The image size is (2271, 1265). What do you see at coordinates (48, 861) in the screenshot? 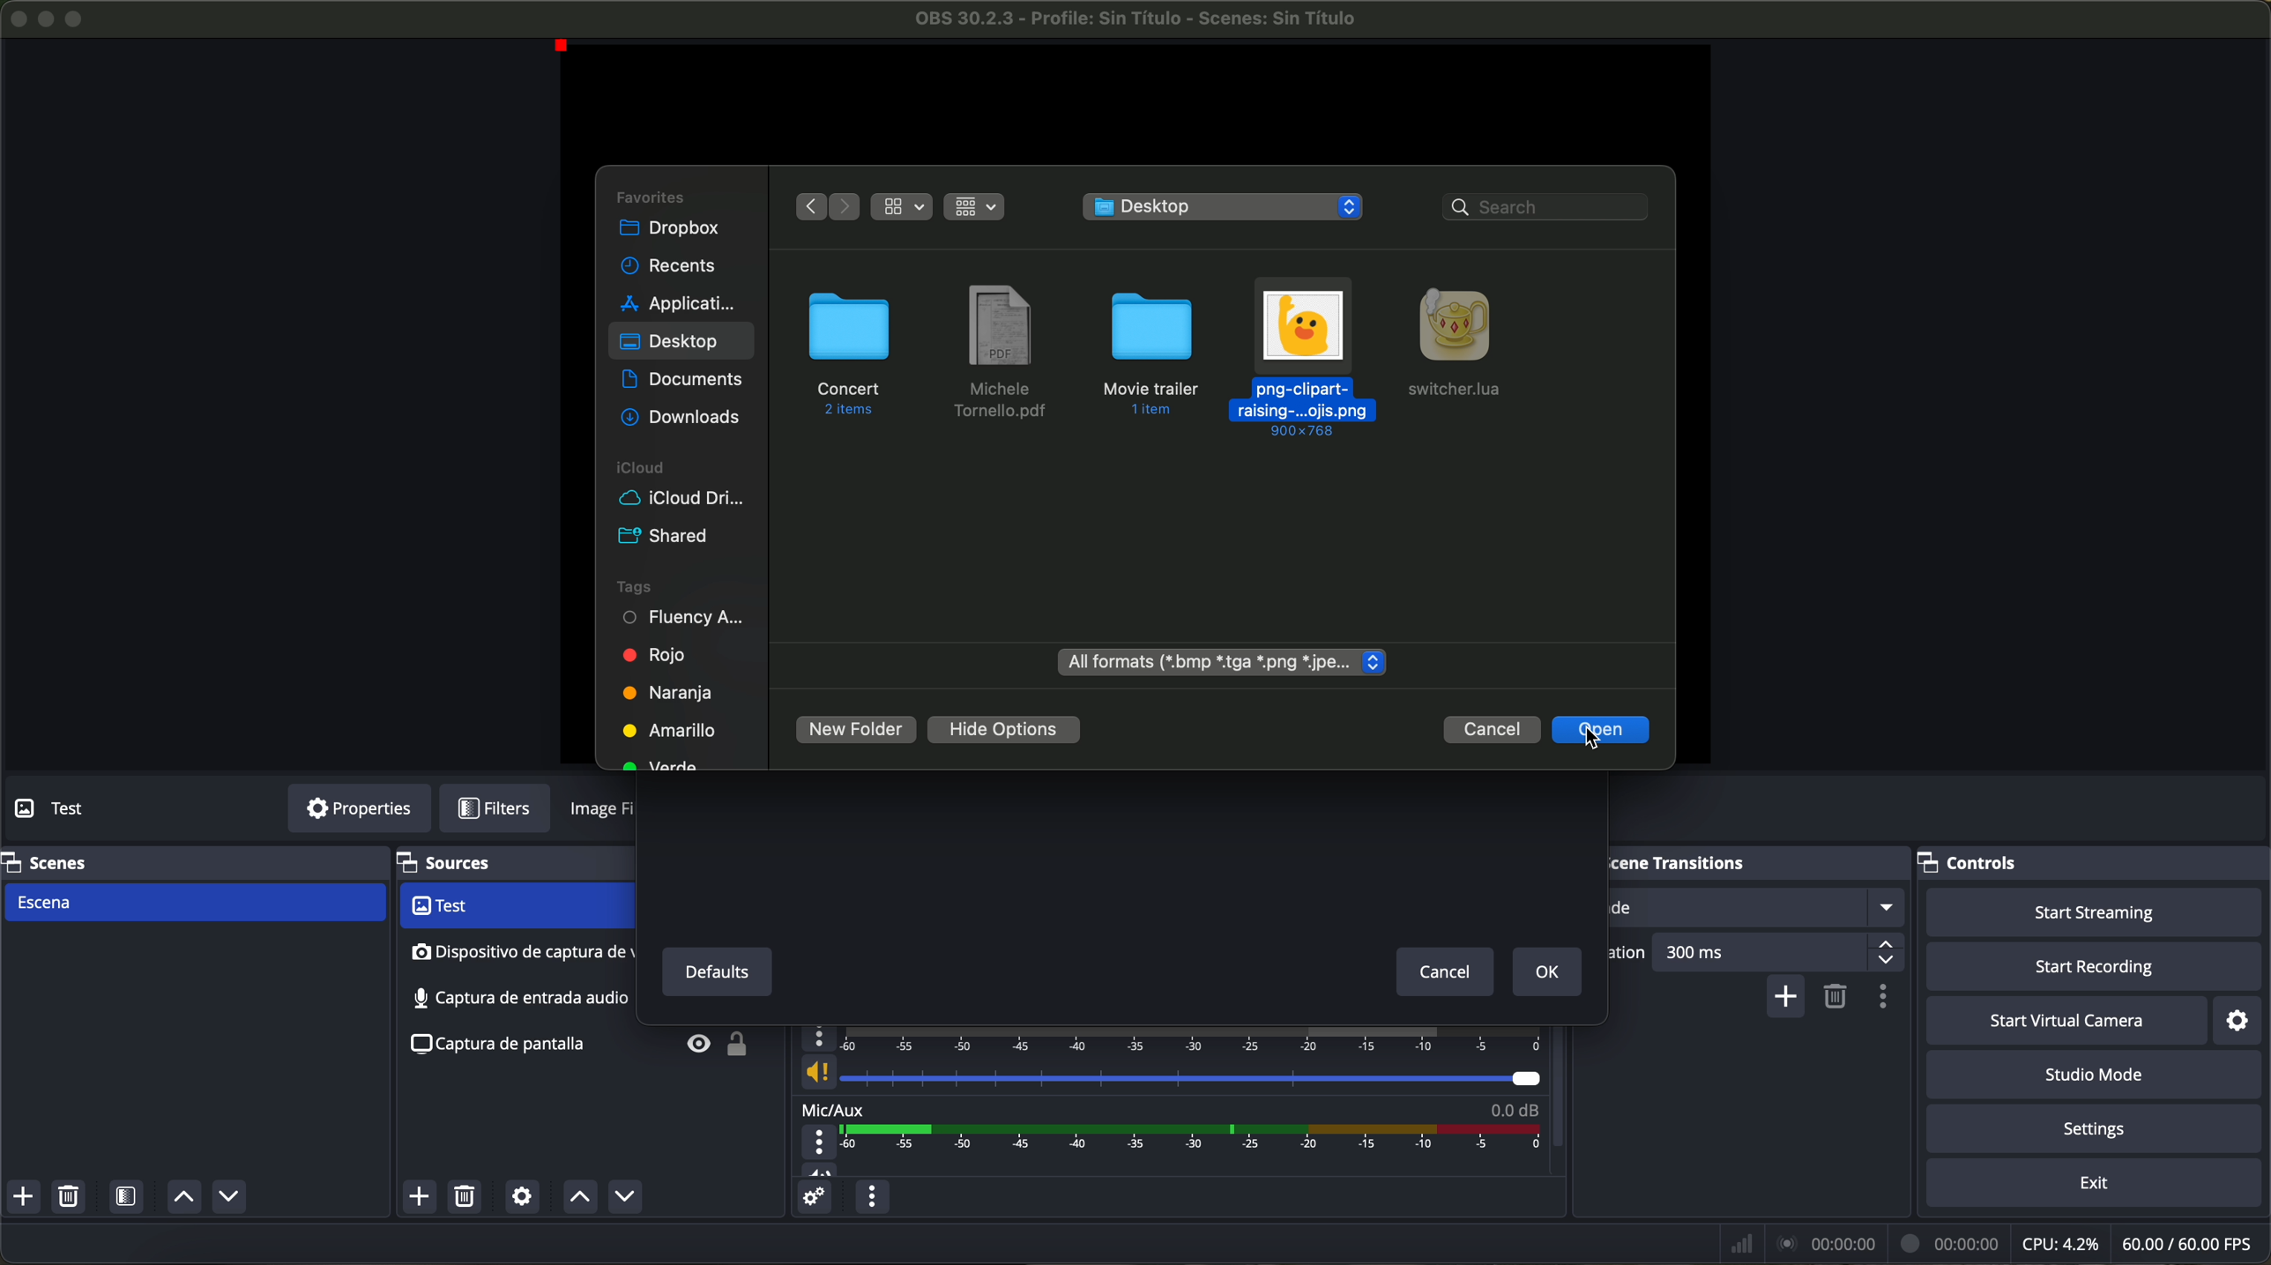
I see `scenes` at bounding box center [48, 861].